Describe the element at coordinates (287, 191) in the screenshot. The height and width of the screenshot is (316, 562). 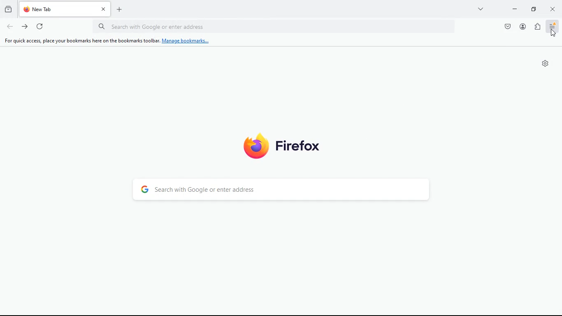
I see `search` at that location.